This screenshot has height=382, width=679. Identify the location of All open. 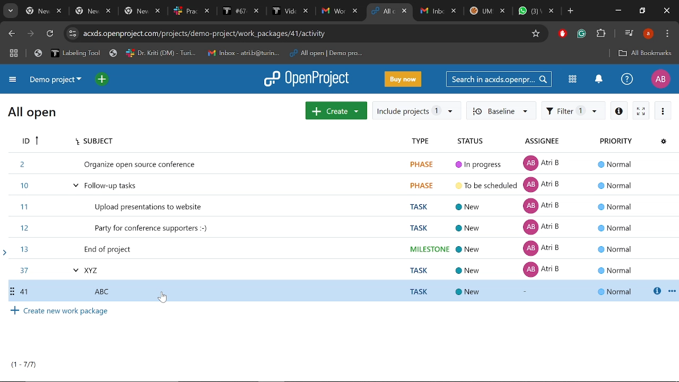
(34, 114).